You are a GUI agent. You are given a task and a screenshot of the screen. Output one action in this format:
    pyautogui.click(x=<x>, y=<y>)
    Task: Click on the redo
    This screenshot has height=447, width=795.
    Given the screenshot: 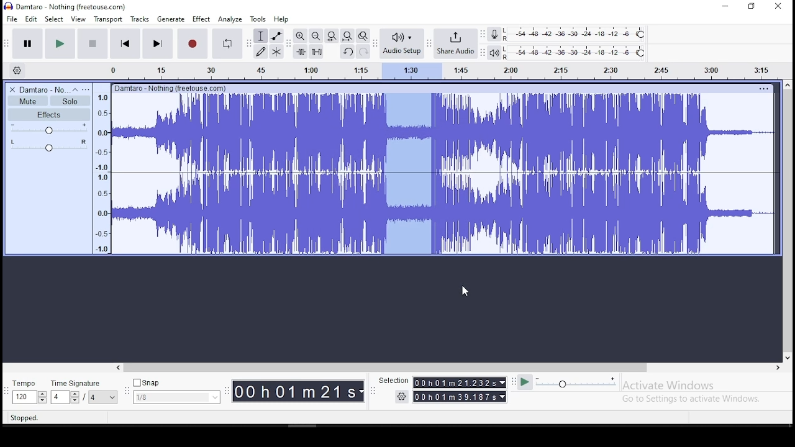 What is the action you would take?
    pyautogui.click(x=363, y=51)
    